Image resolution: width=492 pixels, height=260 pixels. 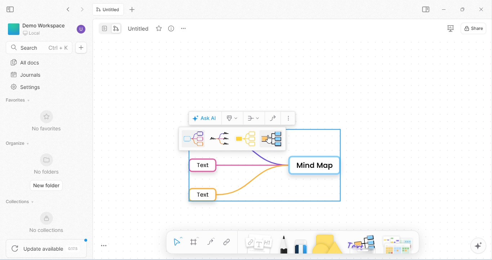 I want to click on shapes, so click(x=327, y=245).